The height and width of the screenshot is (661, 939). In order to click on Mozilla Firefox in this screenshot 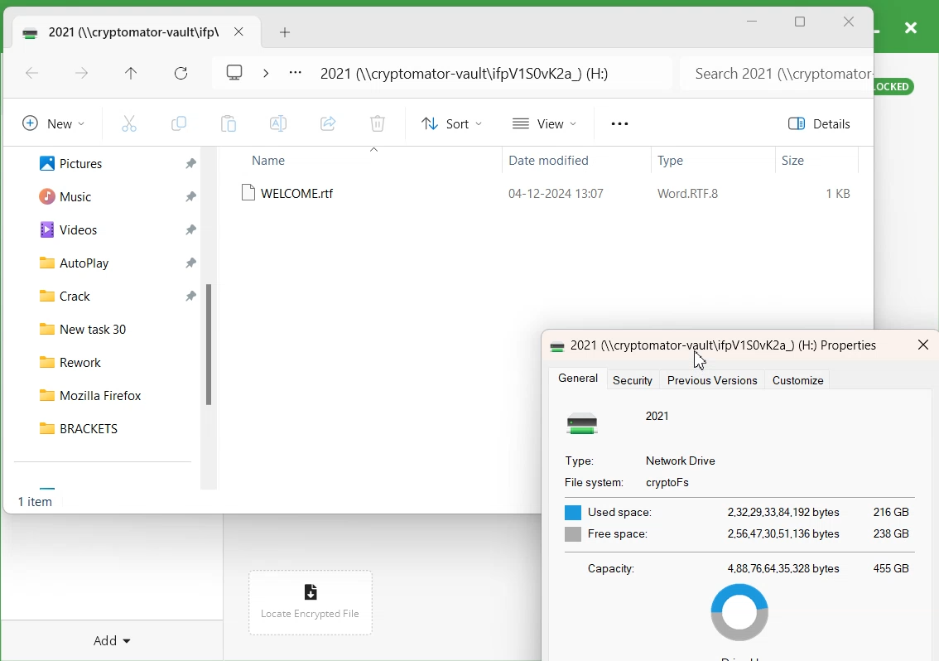, I will do `click(108, 392)`.